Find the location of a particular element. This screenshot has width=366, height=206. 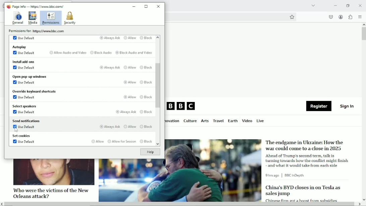

Vertical scrollbar is located at coordinates (159, 86).